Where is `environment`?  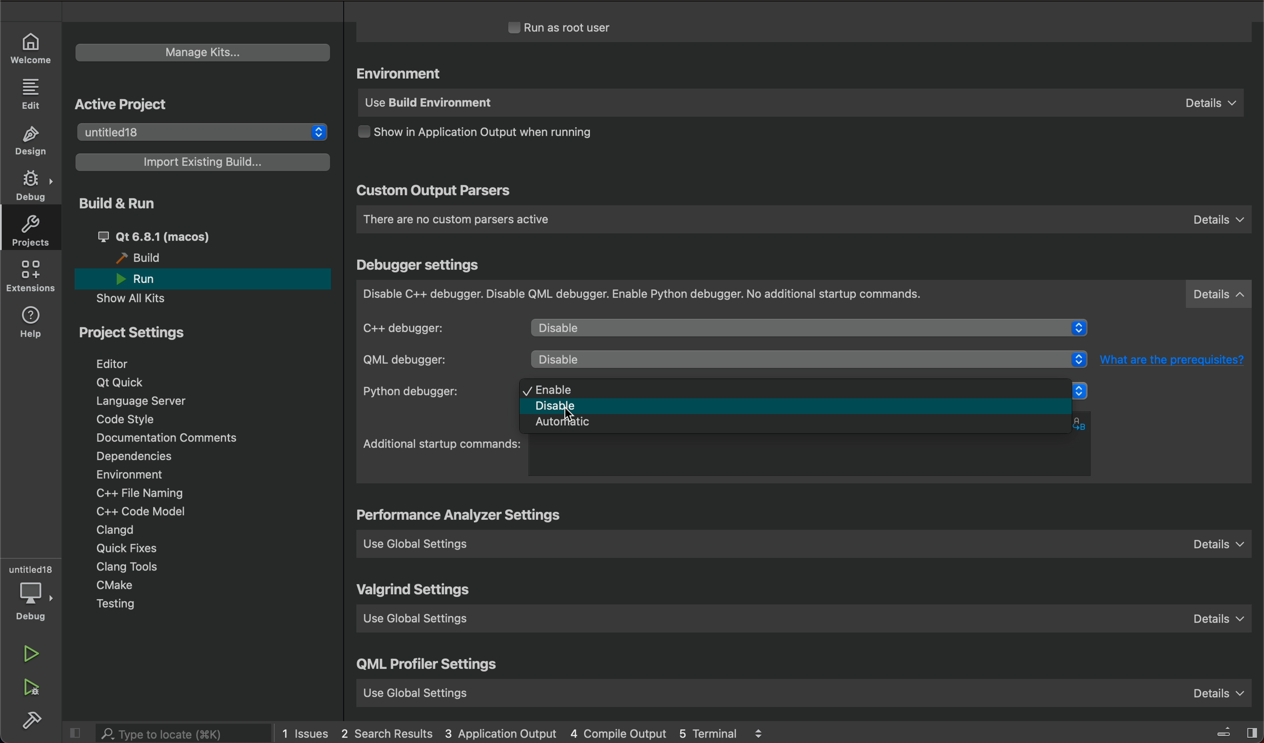 environment is located at coordinates (402, 74).